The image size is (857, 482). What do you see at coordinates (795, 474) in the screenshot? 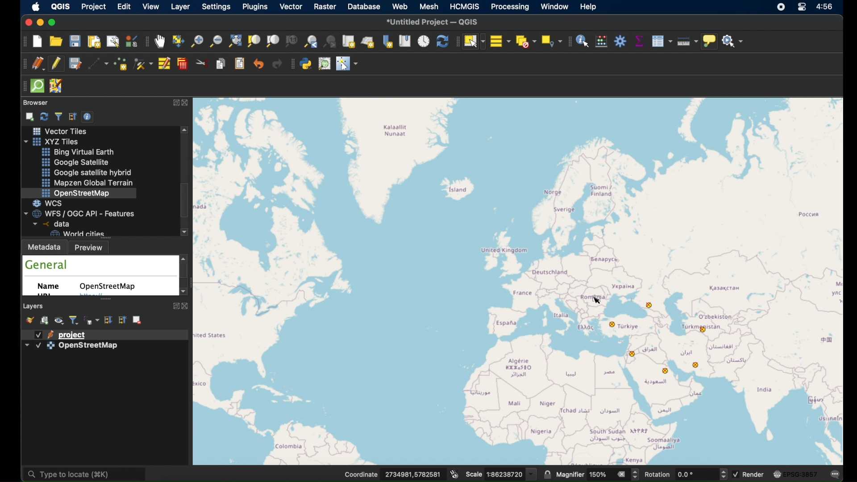
I see `current csr` at bounding box center [795, 474].